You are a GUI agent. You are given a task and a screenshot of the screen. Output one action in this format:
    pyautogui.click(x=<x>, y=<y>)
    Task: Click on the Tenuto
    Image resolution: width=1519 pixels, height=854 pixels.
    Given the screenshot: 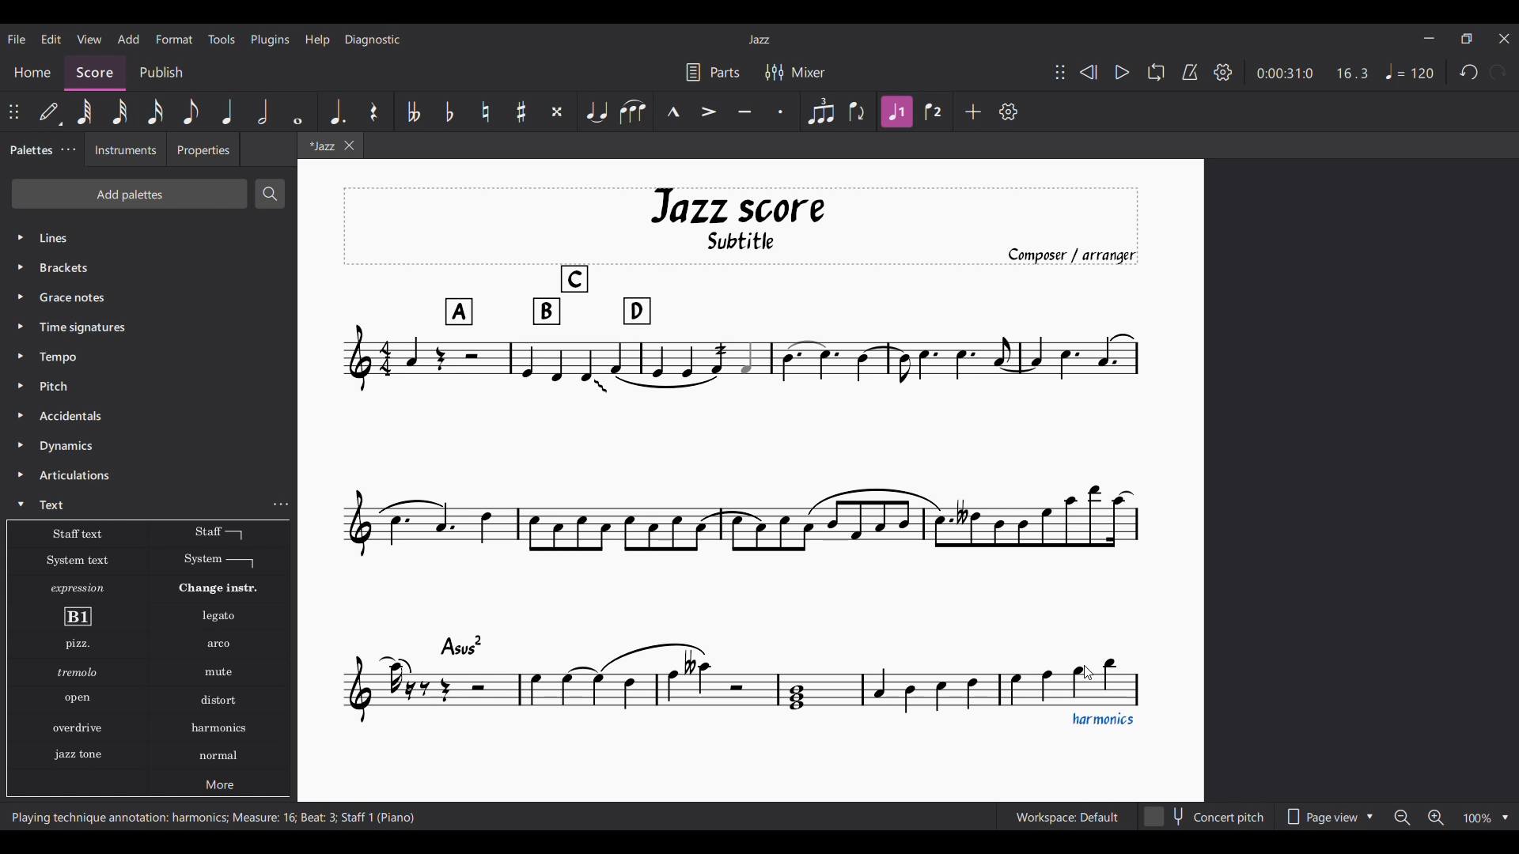 What is the action you would take?
    pyautogui.click(x=745, y=111)
    